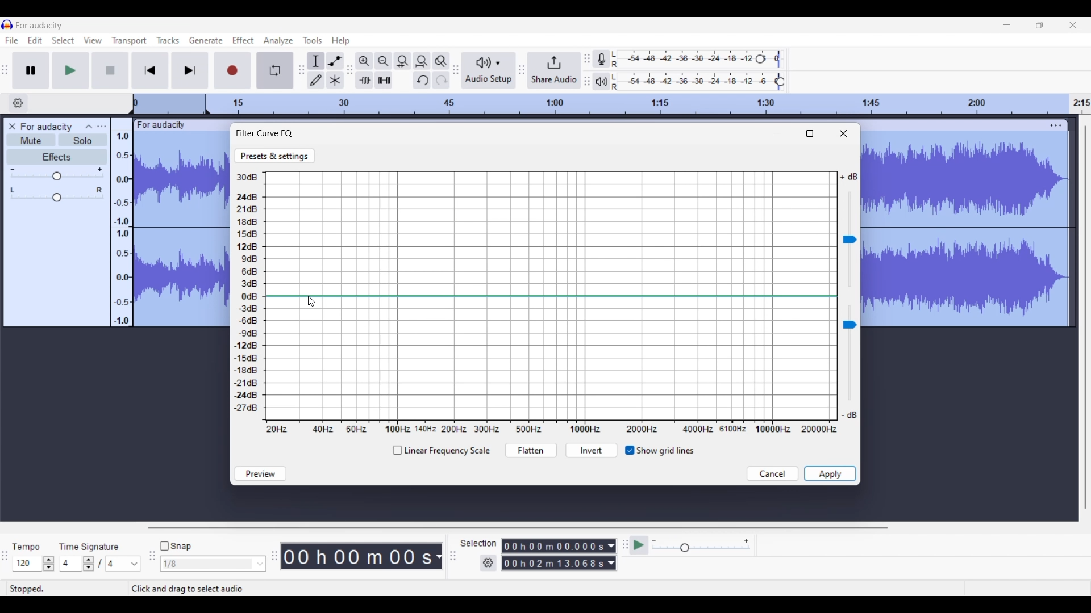 This screenshot has width=1091, height=613. I want to click on Delete track, so click(14, 127).